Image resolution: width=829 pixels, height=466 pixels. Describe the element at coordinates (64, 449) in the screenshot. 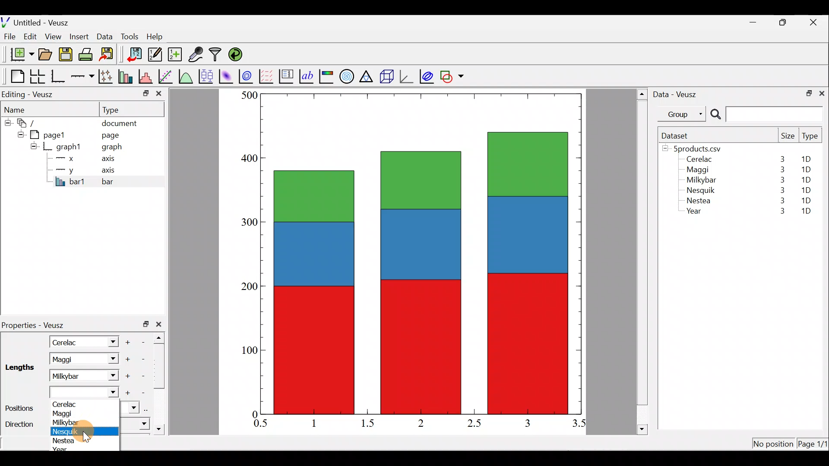

I see `Year` at that location.